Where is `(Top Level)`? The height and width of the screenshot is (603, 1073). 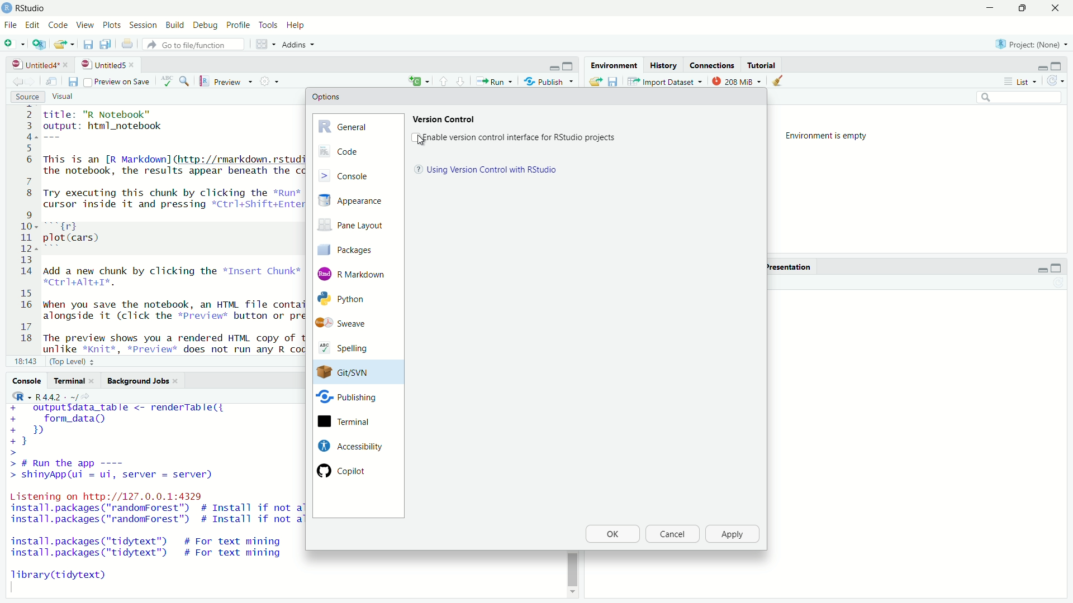 (Top Level) is located at coordinates (74, 361).